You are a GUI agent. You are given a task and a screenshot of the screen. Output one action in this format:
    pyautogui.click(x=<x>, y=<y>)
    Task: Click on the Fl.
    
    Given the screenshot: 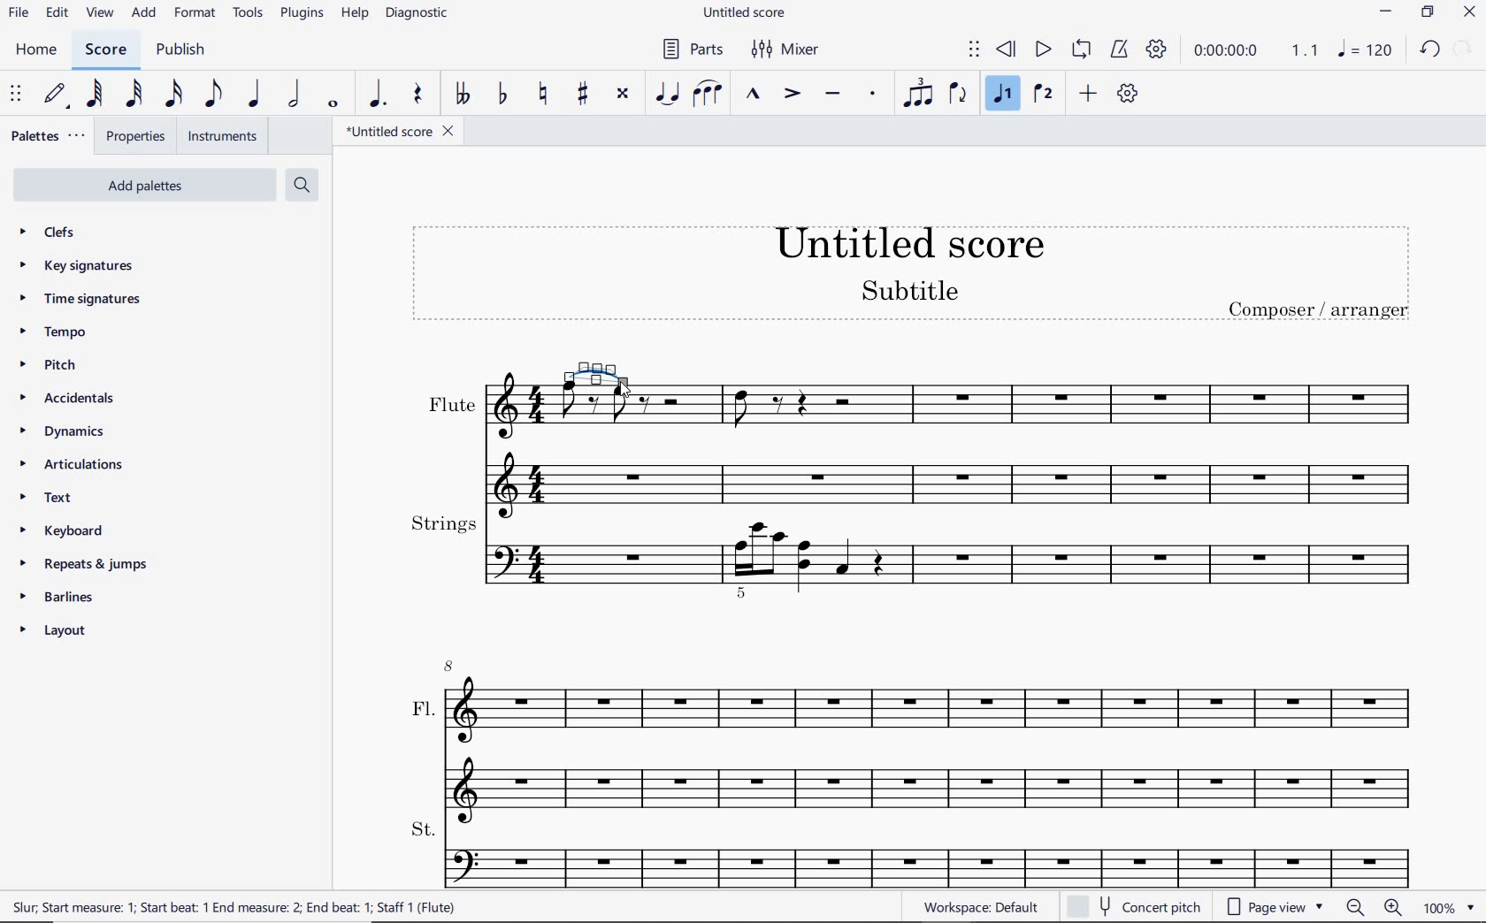 What is the action you would take?
    pyautogui.click(x=916, y=735)
    